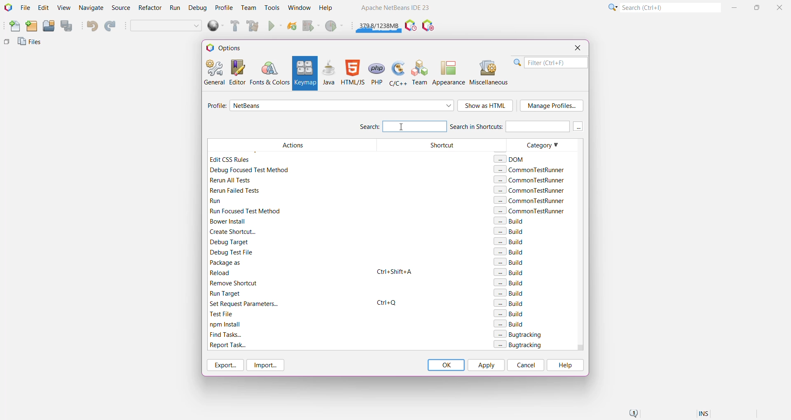 The width and height of the screenshot is (791, 420). Describe the element at coordinates (7, 8) in the screenshot. I see `Application Logo` at that location.